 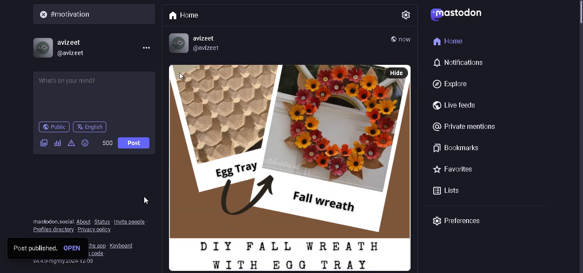 I want to click on settings, so click(x=405, y=13).